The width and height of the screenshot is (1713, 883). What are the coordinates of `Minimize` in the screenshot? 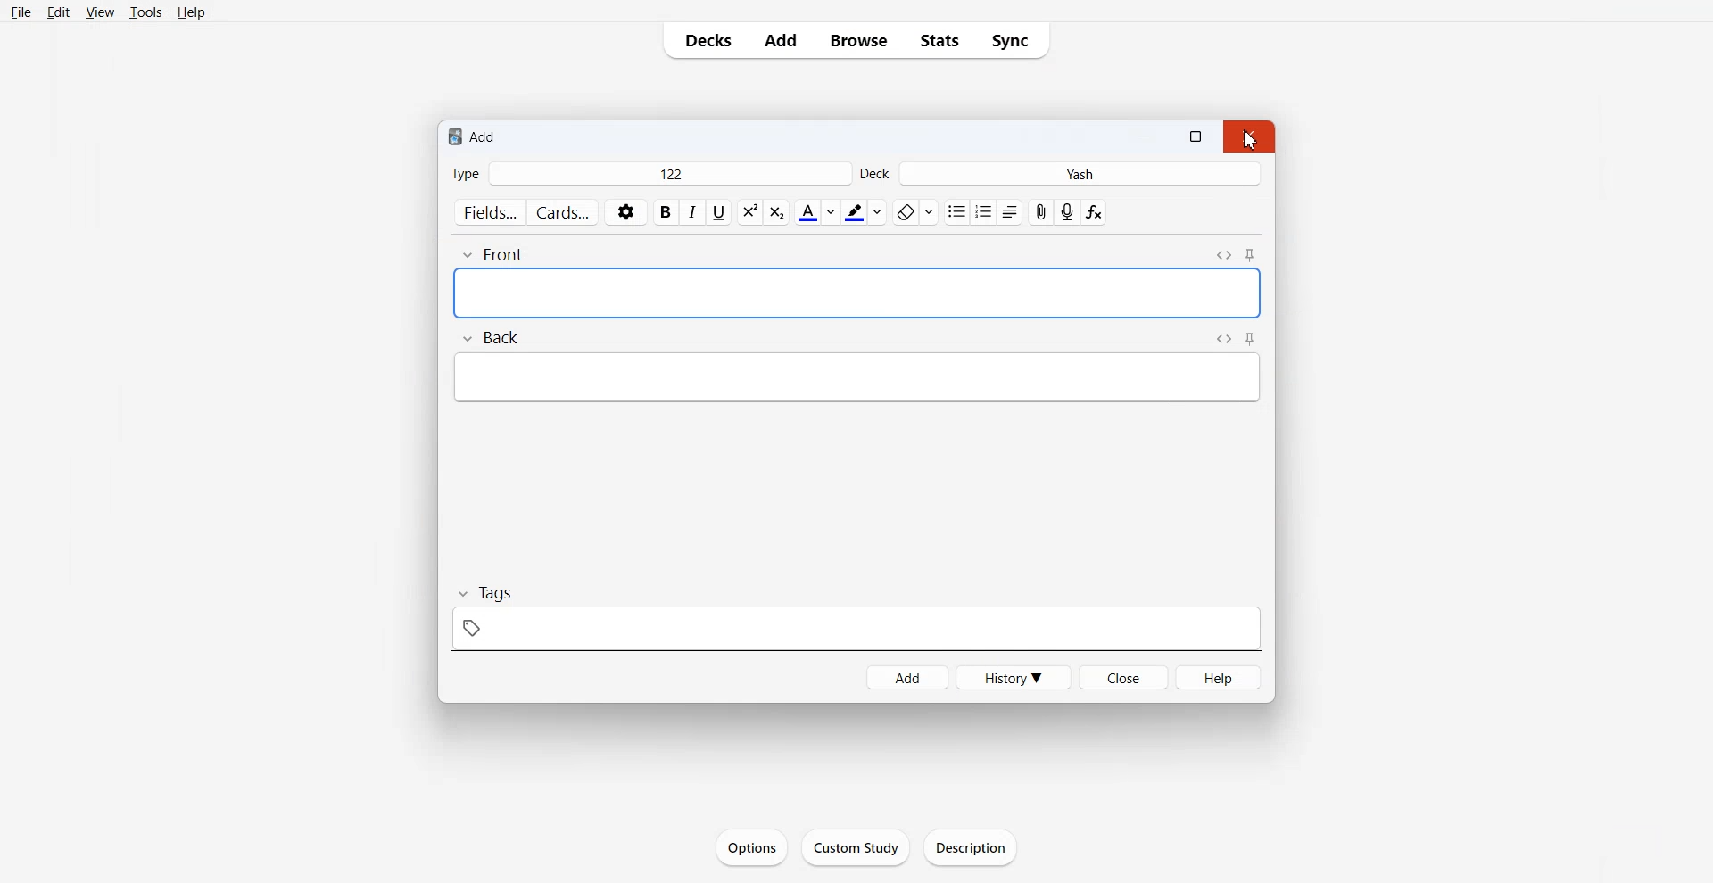 It's located at (1142, 135).